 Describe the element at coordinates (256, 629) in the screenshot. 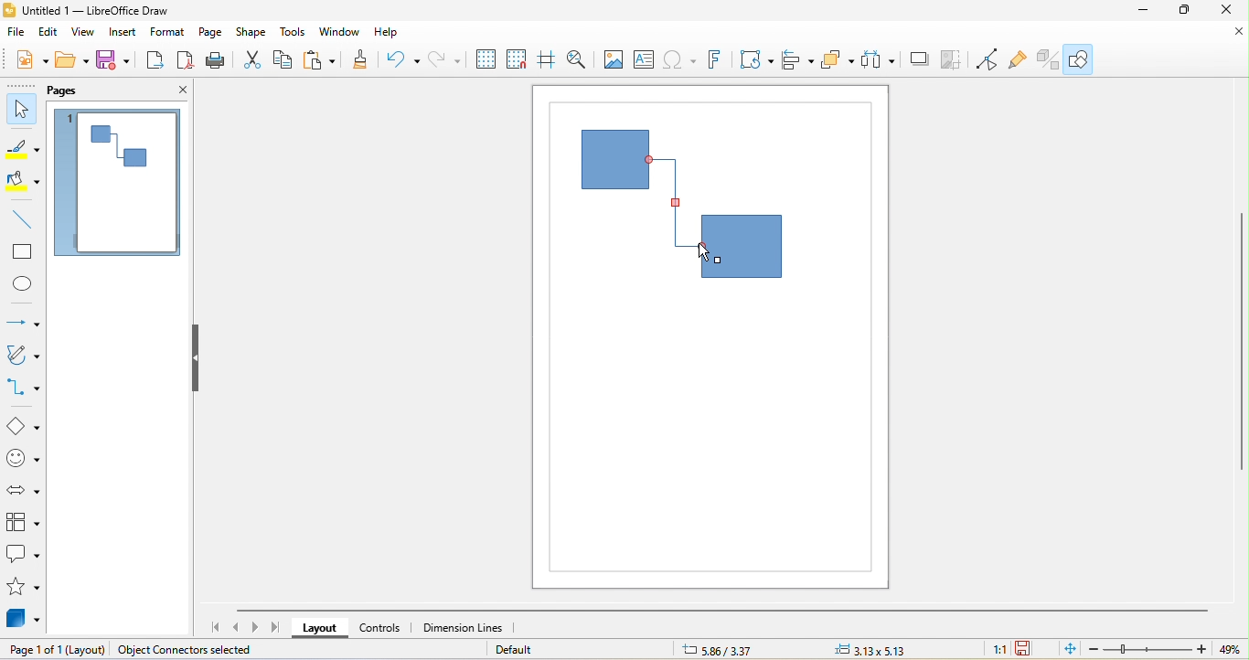

I see `scroll to next page` at that location.